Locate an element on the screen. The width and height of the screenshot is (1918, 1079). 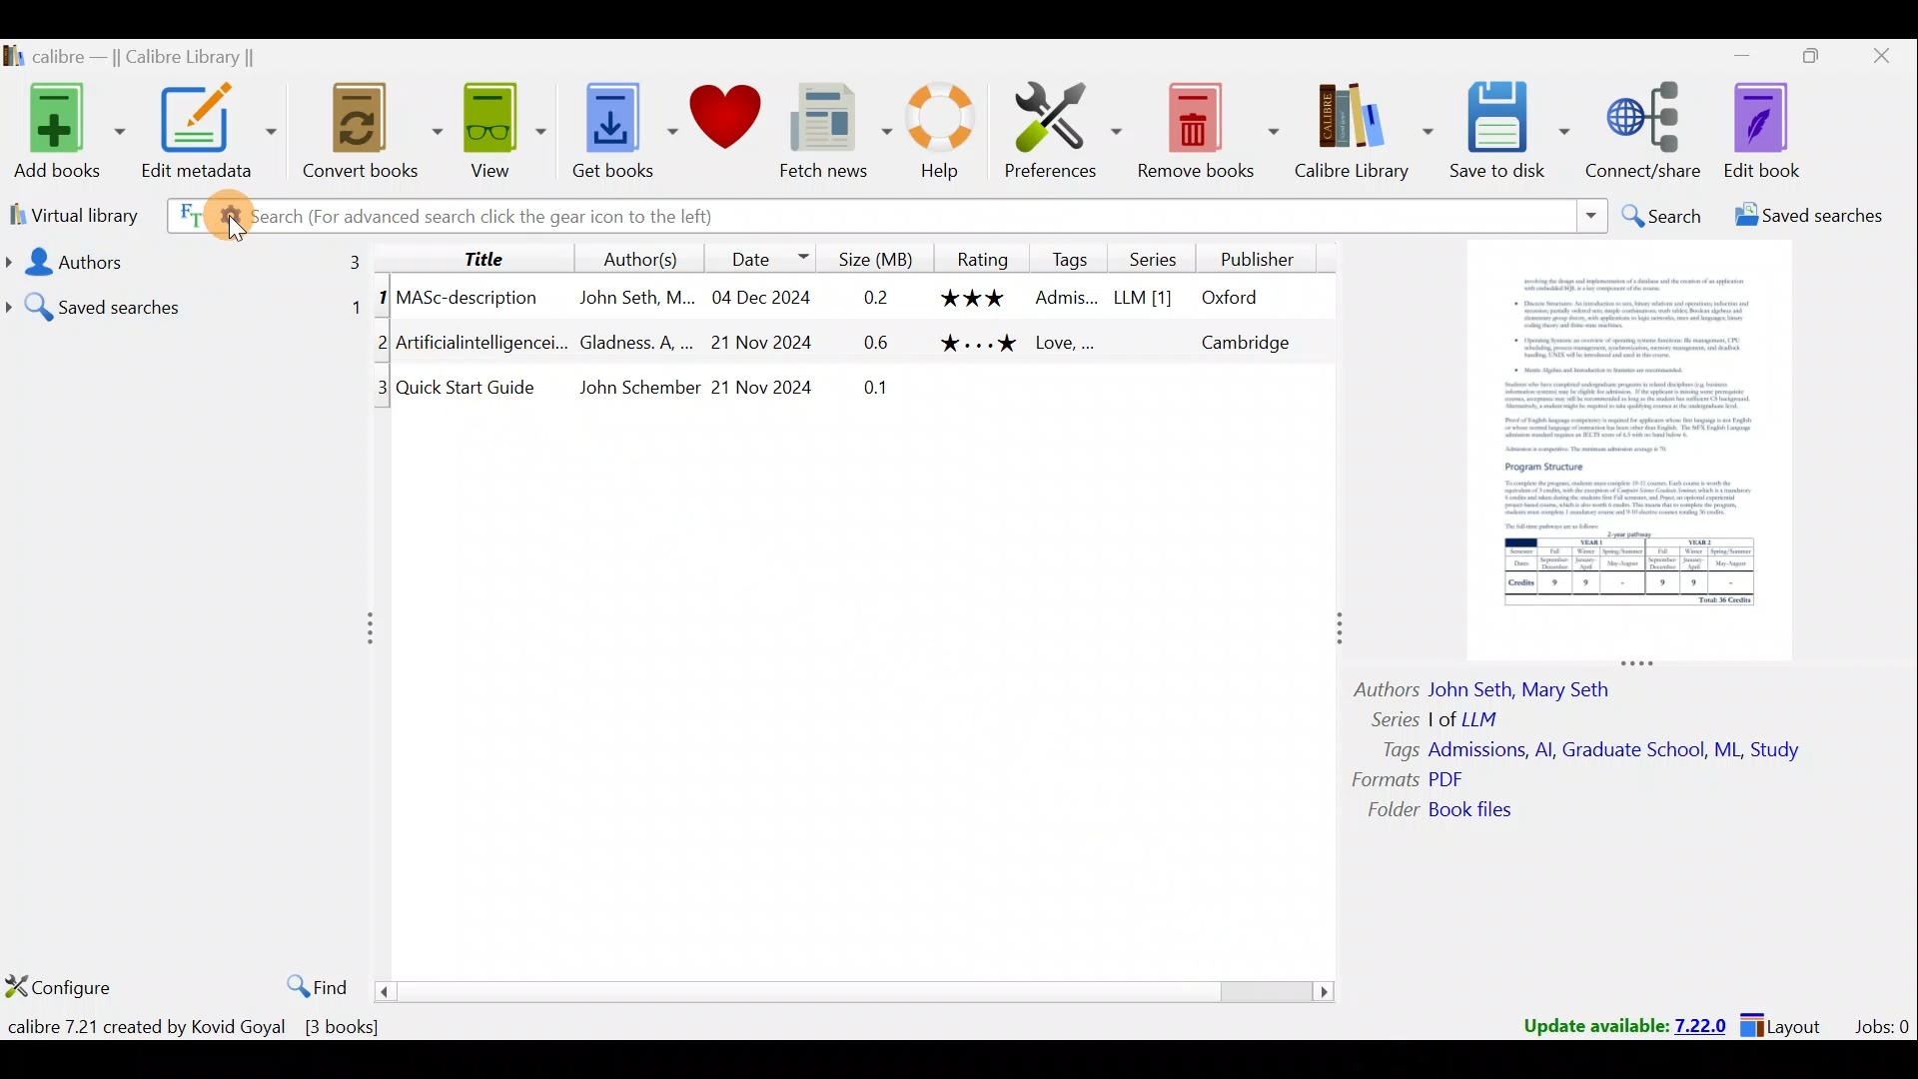
Configure is located at coordinates (60, 989).